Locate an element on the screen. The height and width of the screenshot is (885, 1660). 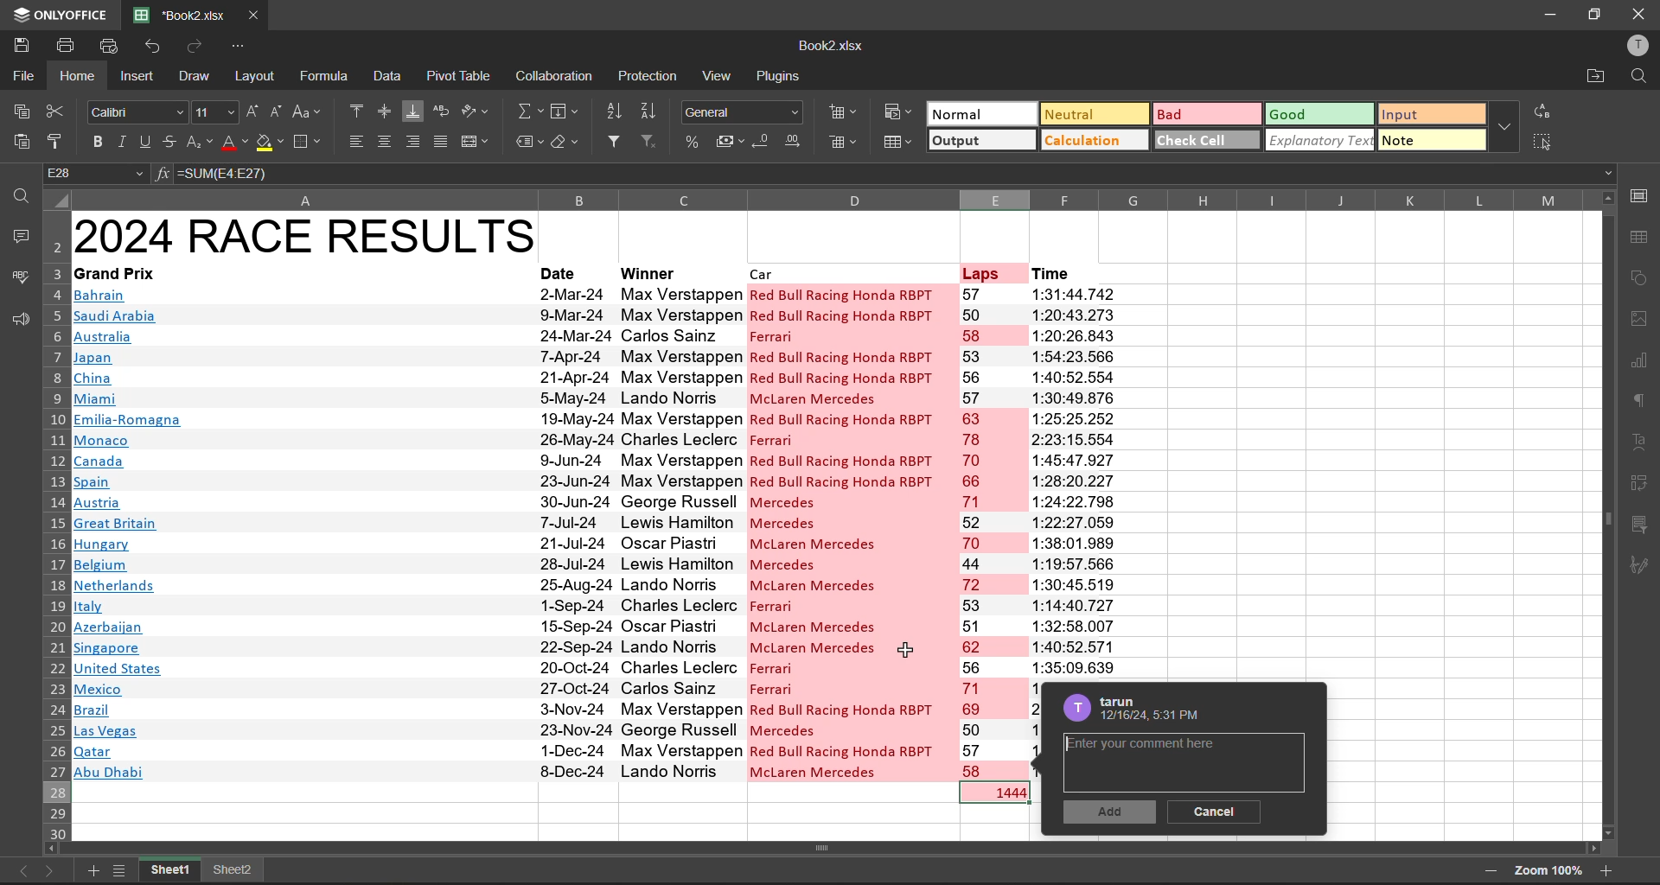
format as table is located at coordinates (899, 147).